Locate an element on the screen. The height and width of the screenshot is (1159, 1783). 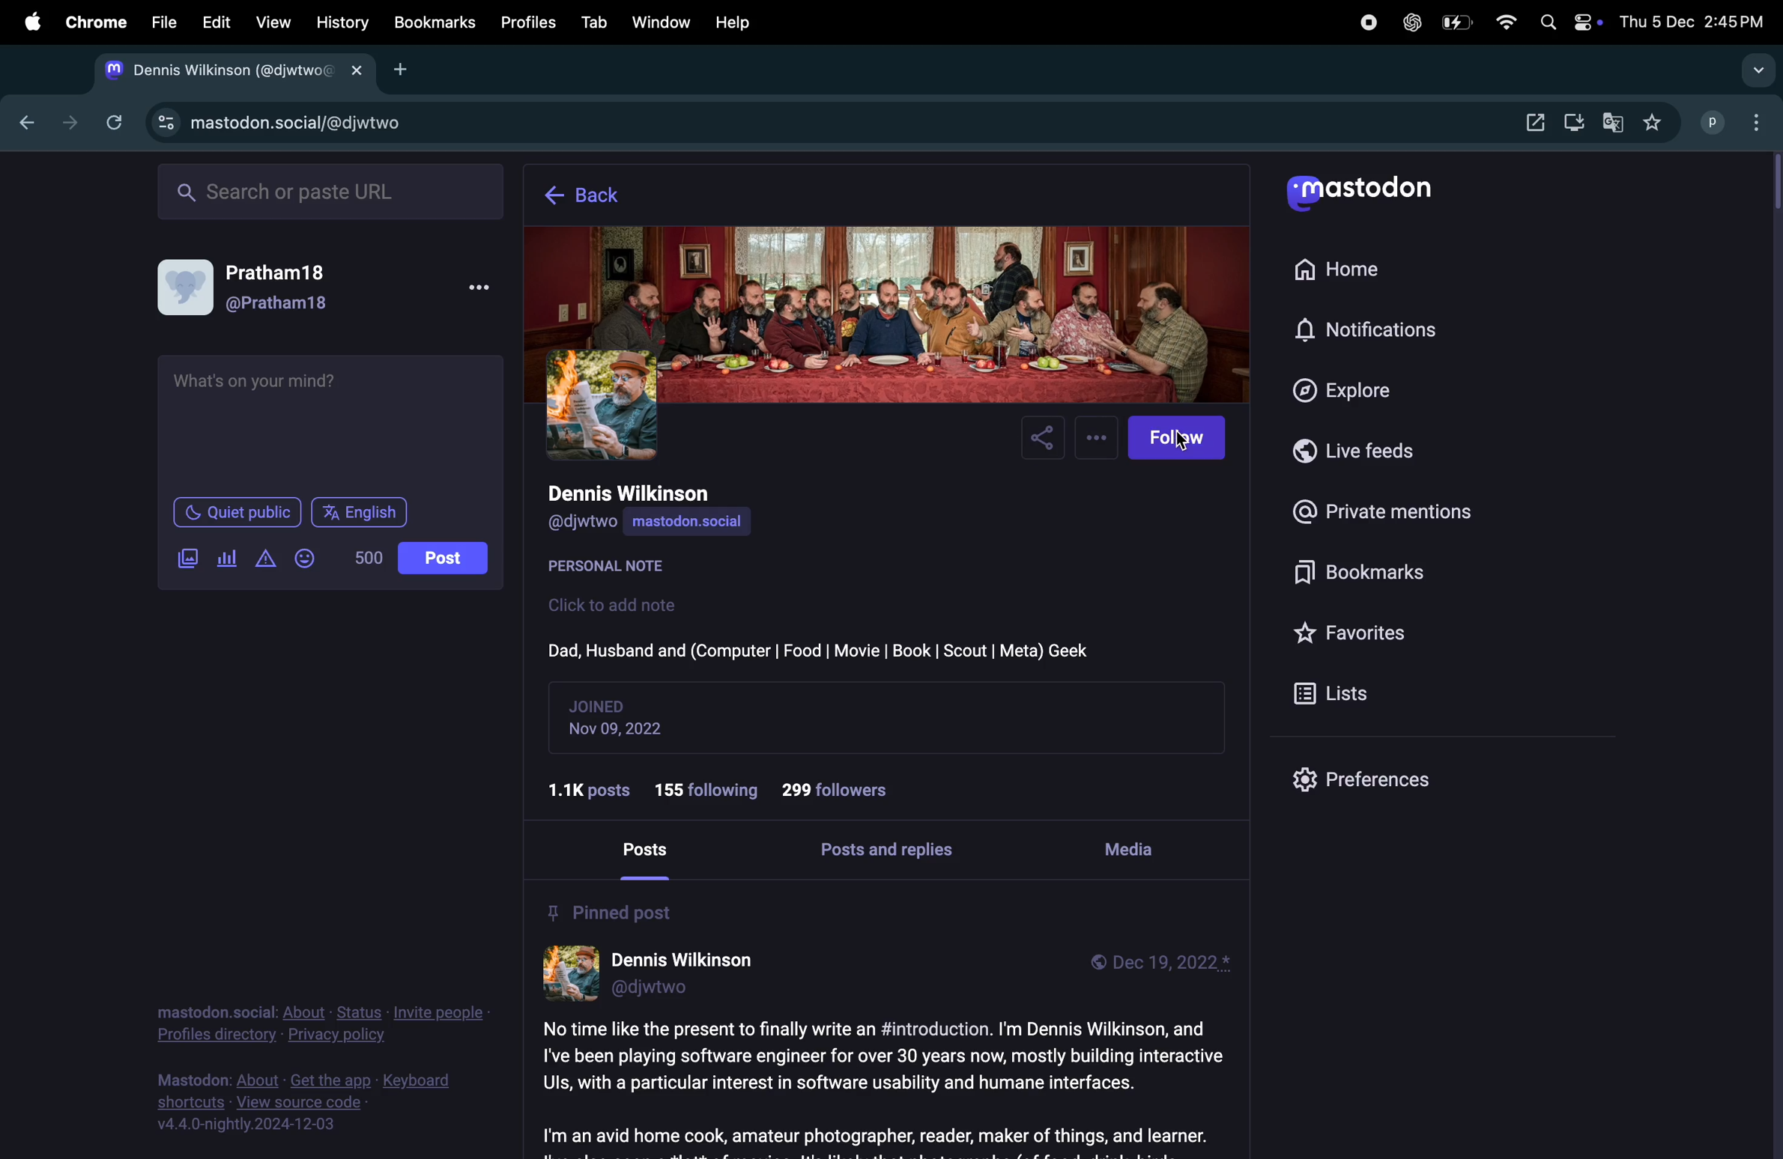
scrollbar is located at coordinates (1772, 656).